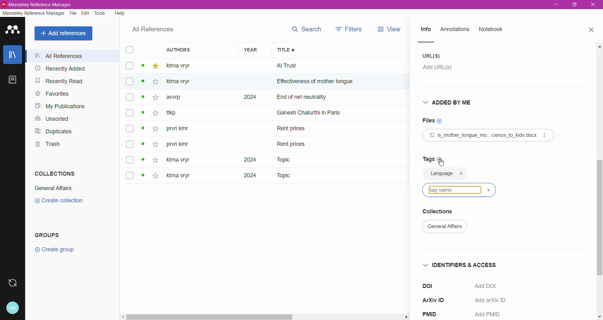 The image size is (603, 320). What do you see at coordinates (154, 83) in the screenshot?
I see `star` at bounding box center [154, 83].